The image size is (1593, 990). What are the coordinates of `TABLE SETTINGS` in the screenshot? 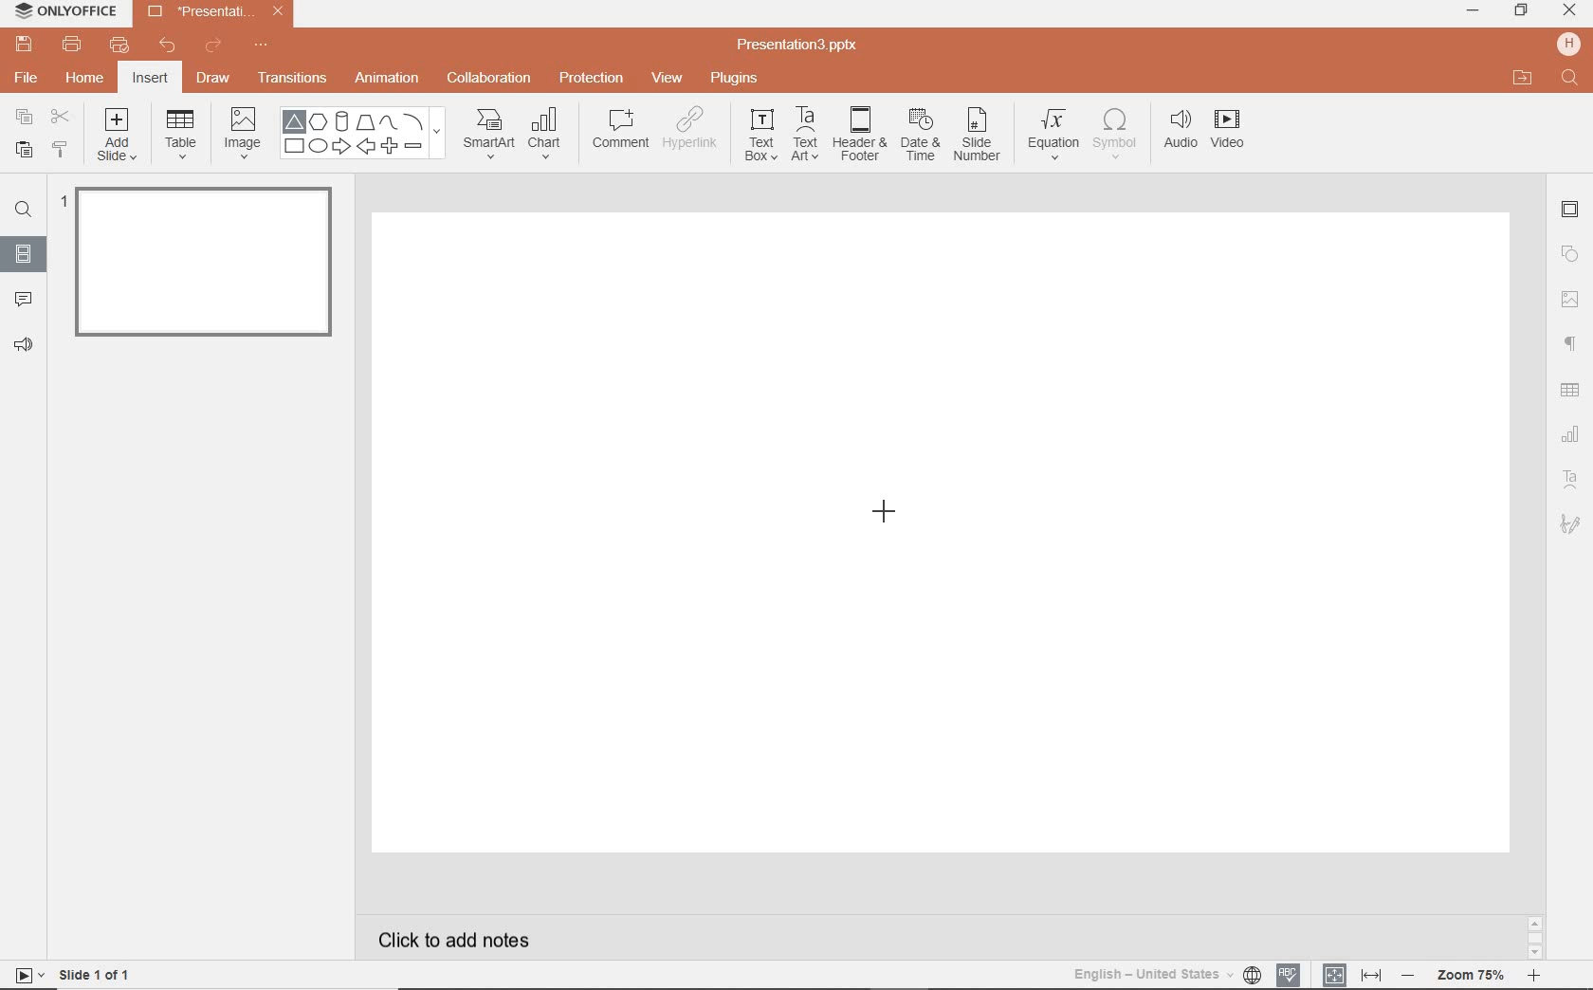 It's located at (1570, 390).